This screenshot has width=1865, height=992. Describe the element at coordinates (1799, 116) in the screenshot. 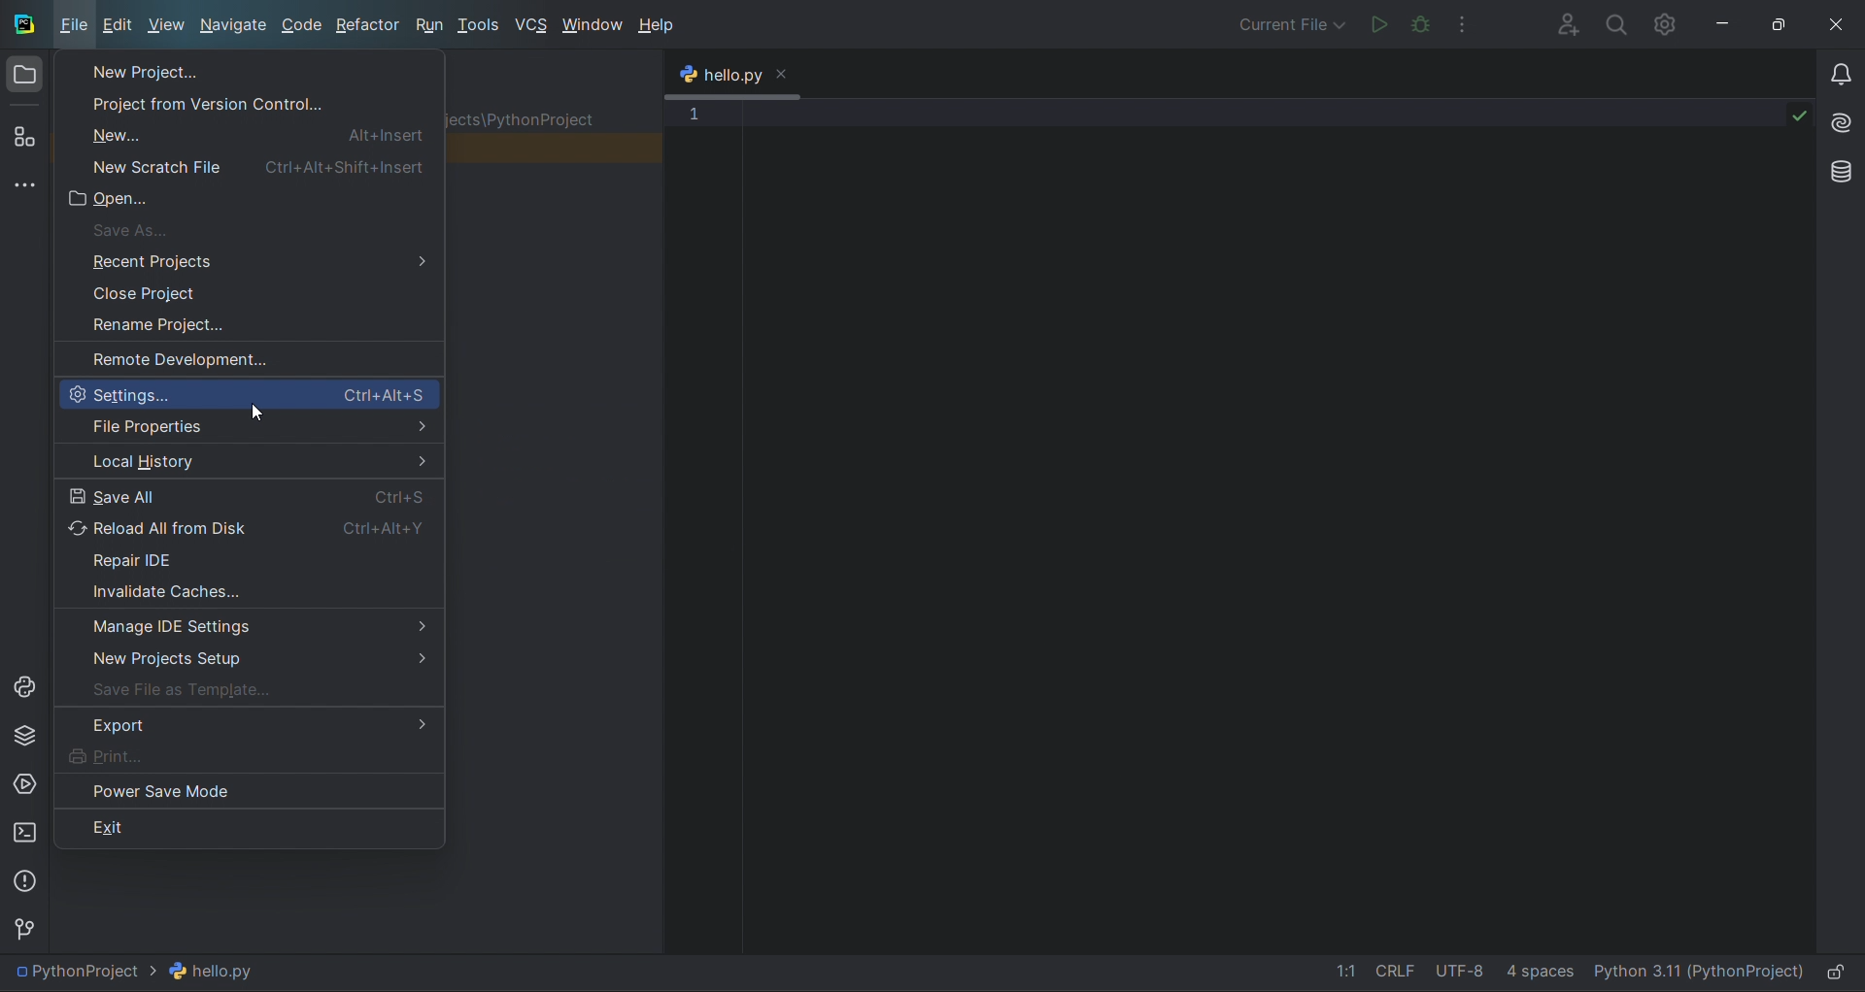

I see `check` at that location.